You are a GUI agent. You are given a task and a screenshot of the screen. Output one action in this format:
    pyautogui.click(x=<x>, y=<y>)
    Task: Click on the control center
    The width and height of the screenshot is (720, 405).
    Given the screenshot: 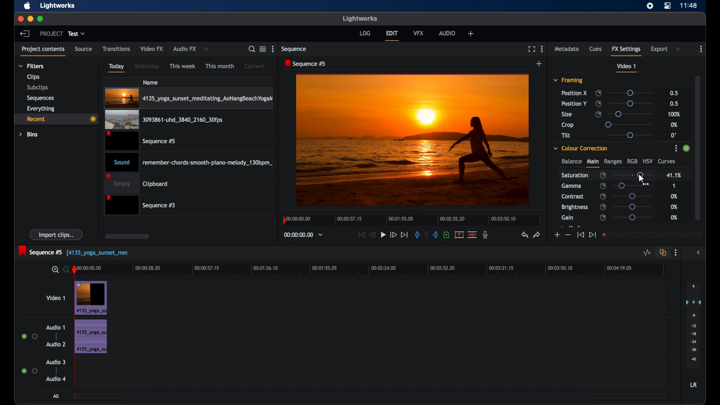 What is the action you would take?
    pyautogui.click(x=668, y=6)
    